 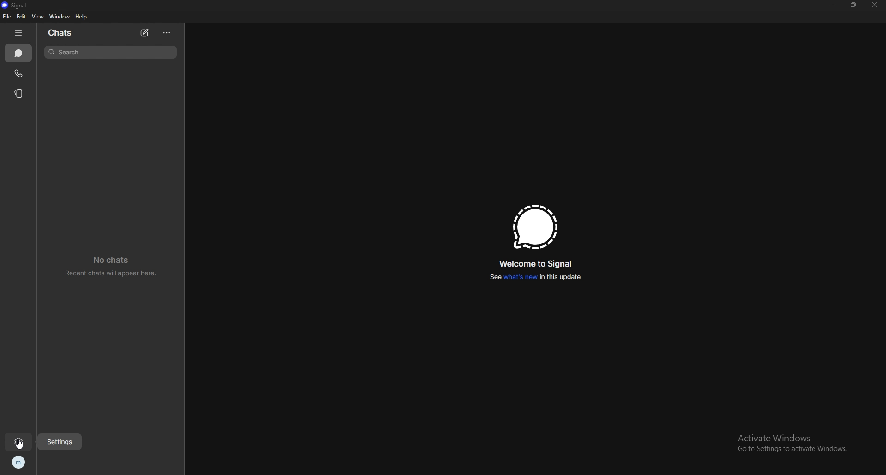 What do you see at coordinates (18, 53) in the screenshot?
I see `chats` at bounding box center [18, 53].